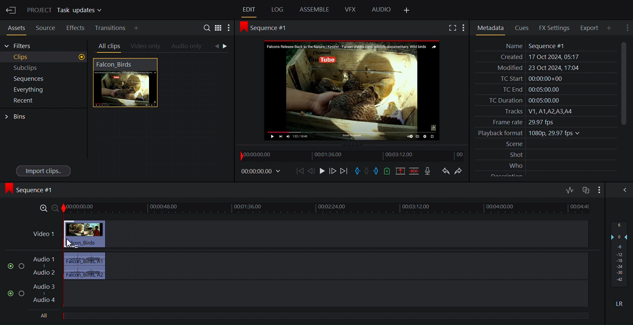 Image resolution: width=633 pixels, height=325 pixels. What do you see at coordinates (570, 189) in the screenshot?
I see `Toggle audio levels editing` at bounding box center [570, 189].